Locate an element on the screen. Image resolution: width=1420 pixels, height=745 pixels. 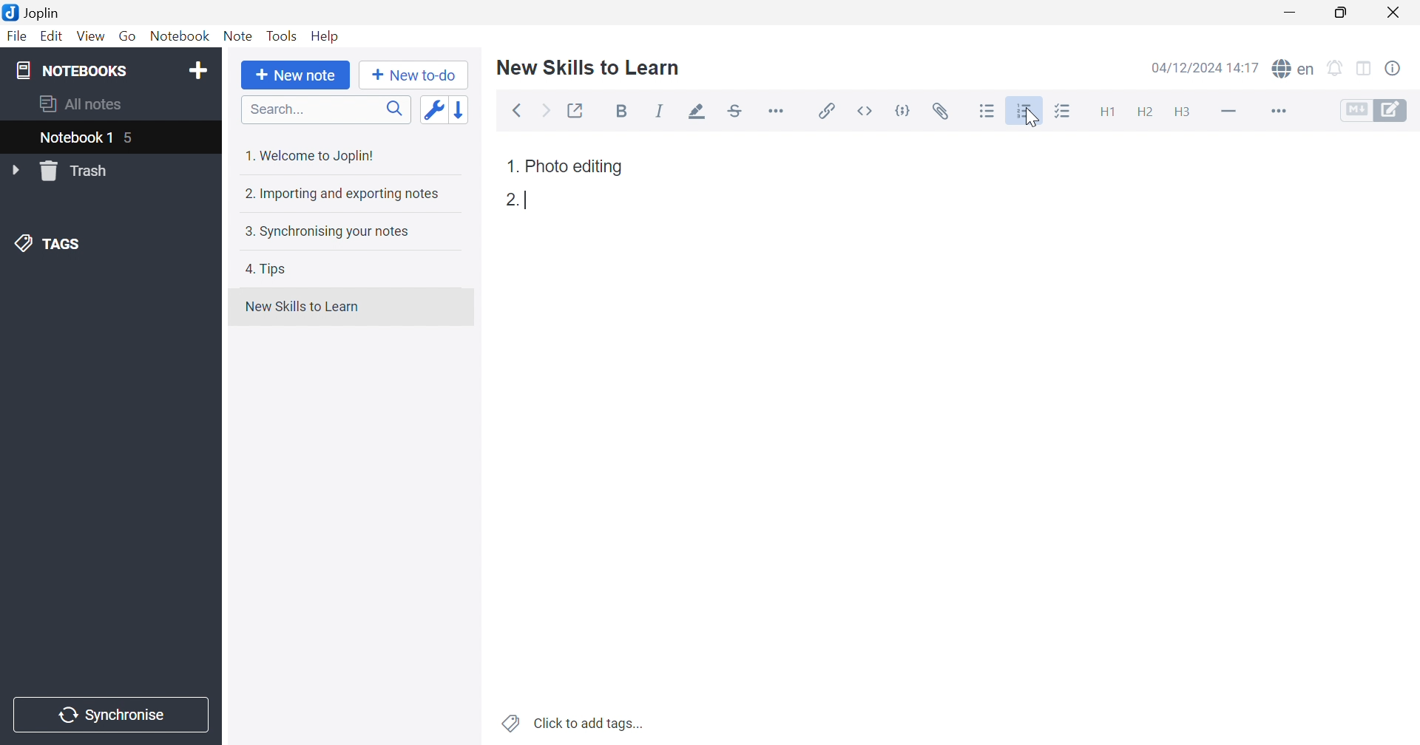
Forward is located at coordinates (547, 112).